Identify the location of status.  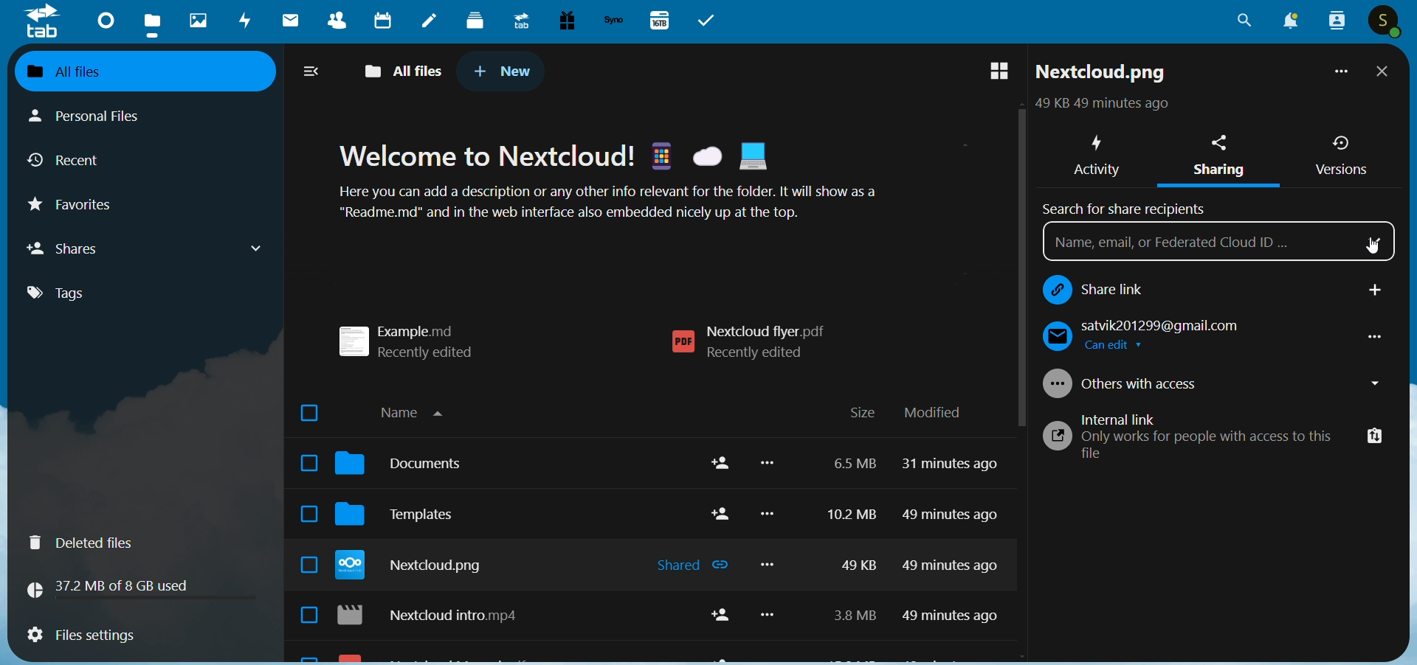
(1099, 105).